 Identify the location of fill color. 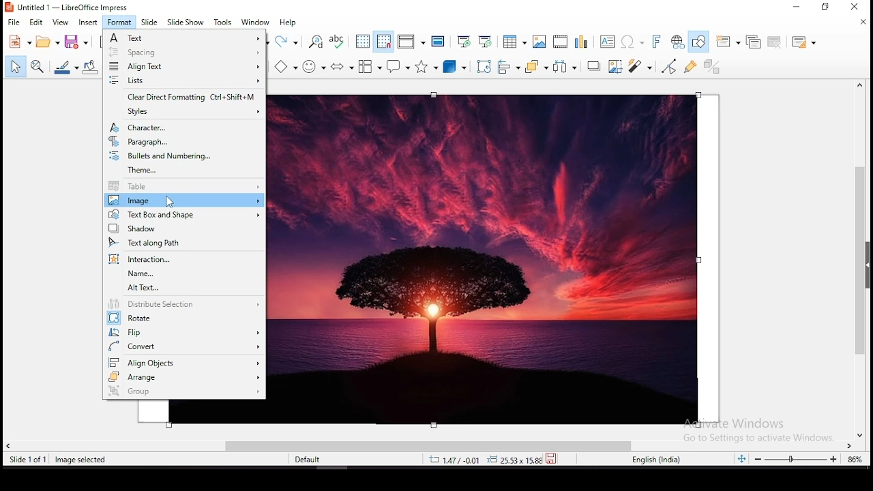
(90, 66).